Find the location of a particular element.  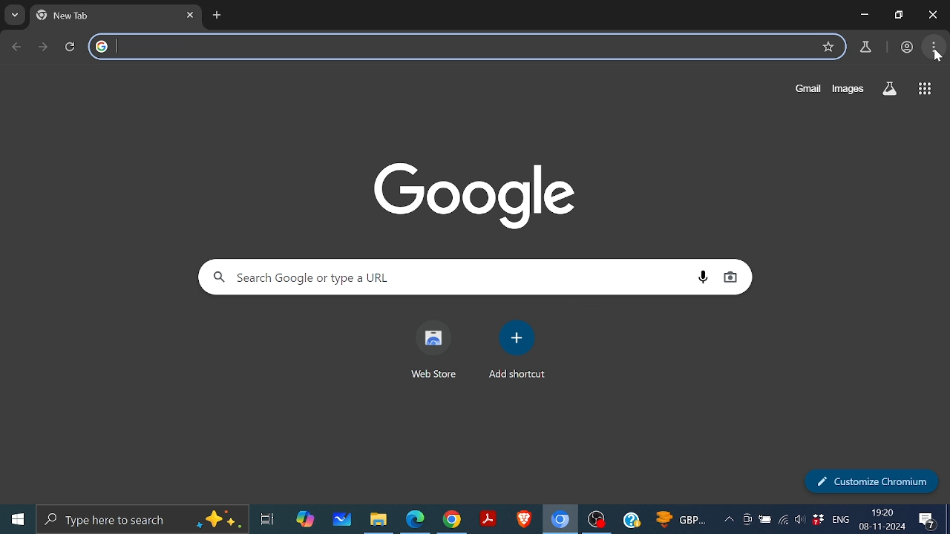

Close window is located at coordinates (933, 15).